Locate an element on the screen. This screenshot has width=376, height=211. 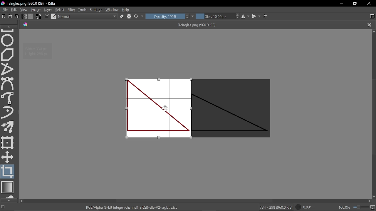
Edit is located at coordinates (14, 10).